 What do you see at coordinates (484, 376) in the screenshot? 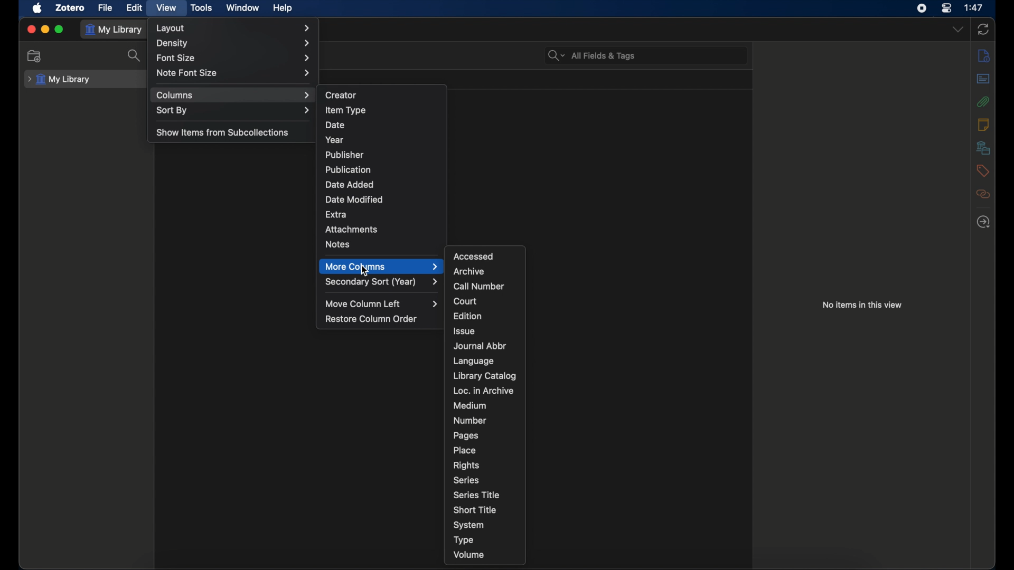
I see `library catalog` at bounding box center [484, 376].